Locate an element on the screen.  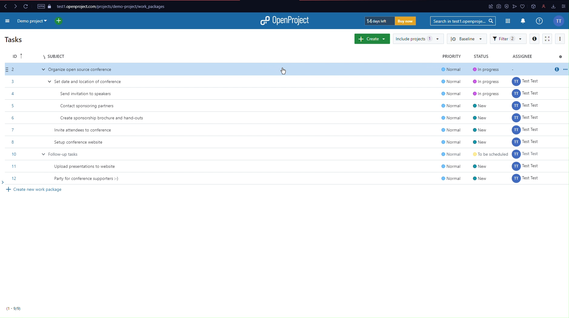
status info: new is located at coordinates (489, 125).